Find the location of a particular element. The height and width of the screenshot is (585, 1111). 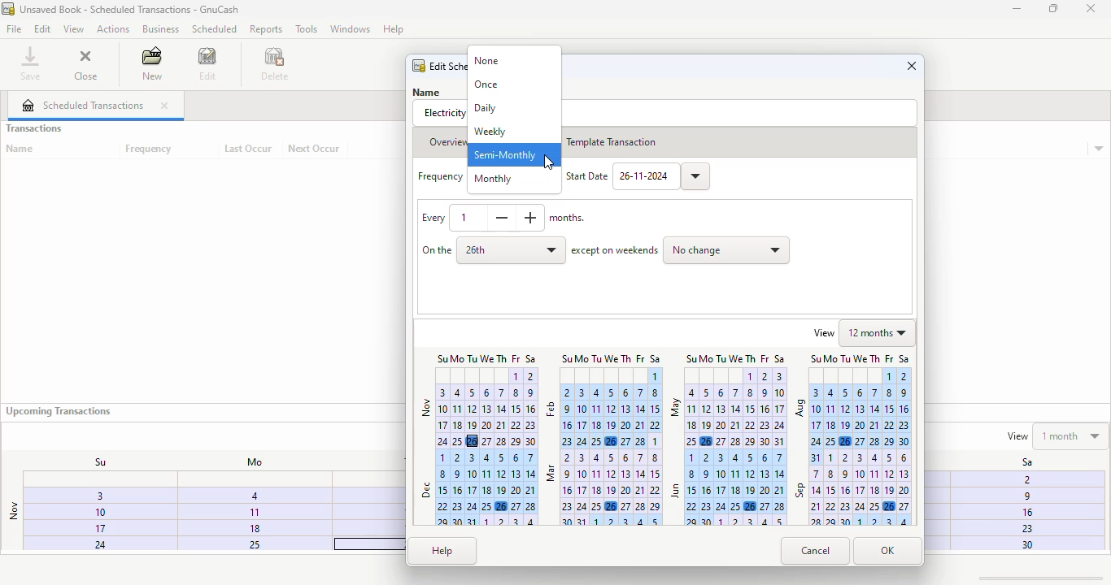

transaction details is located at coordinates (1099, 149).